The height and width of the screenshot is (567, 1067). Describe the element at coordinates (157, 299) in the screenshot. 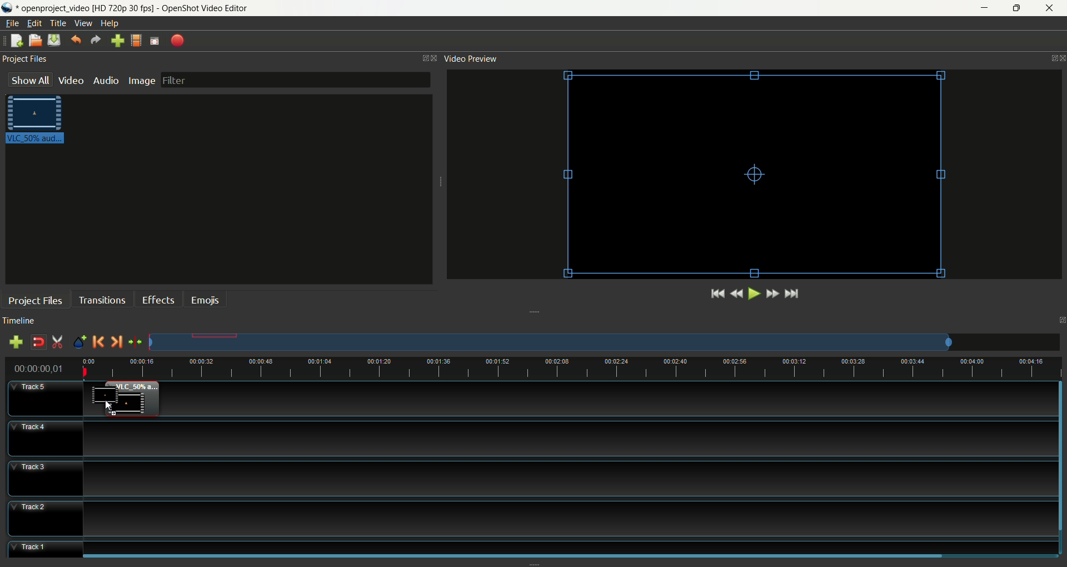

I see `effects` at that location.